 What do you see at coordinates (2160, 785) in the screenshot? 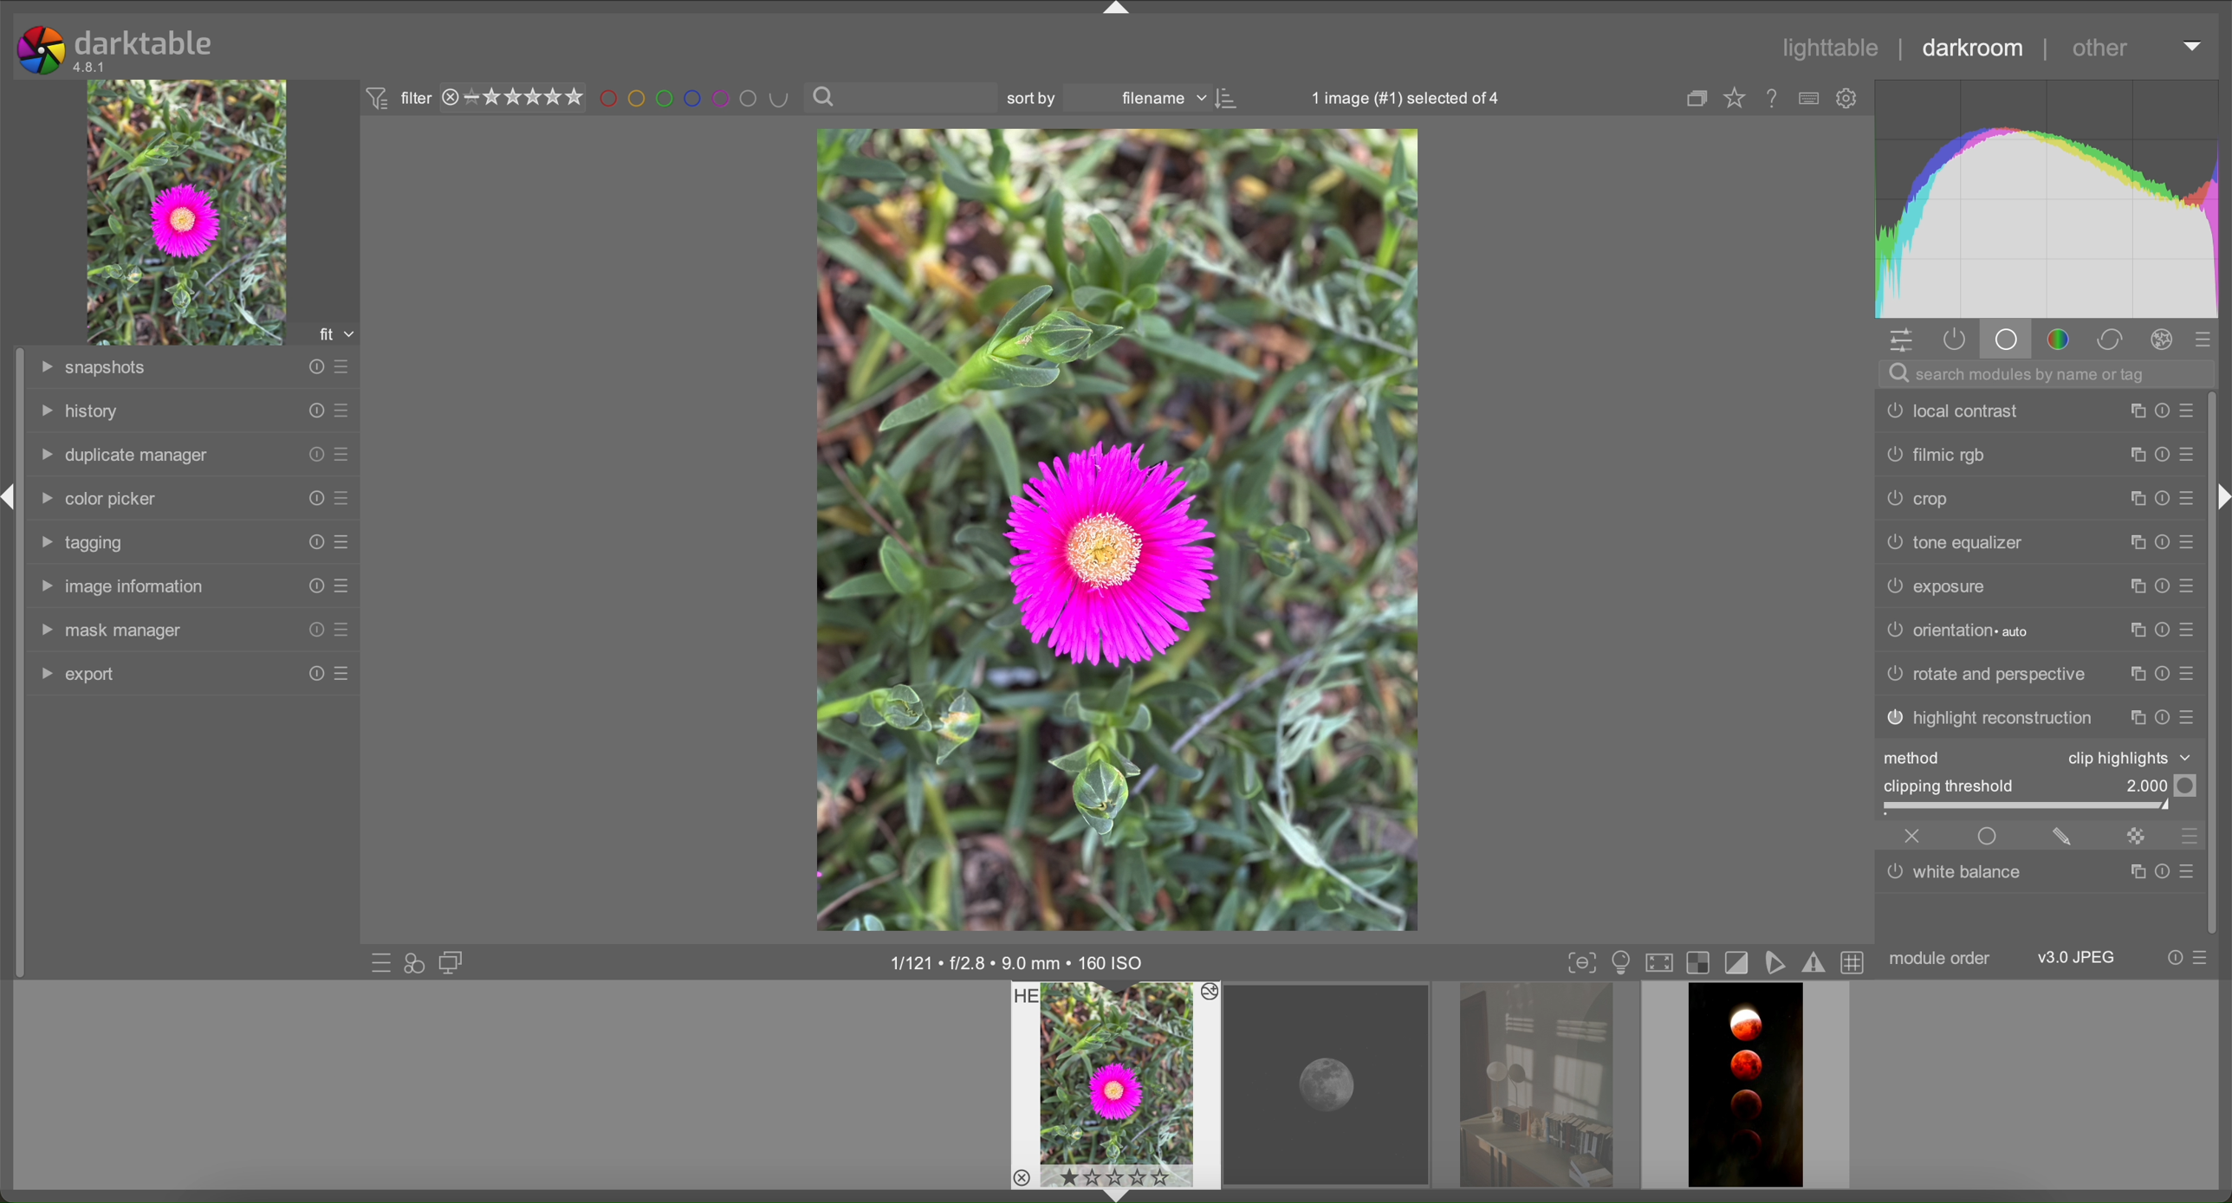
I see `Value` at bounding box center [2160, 785].